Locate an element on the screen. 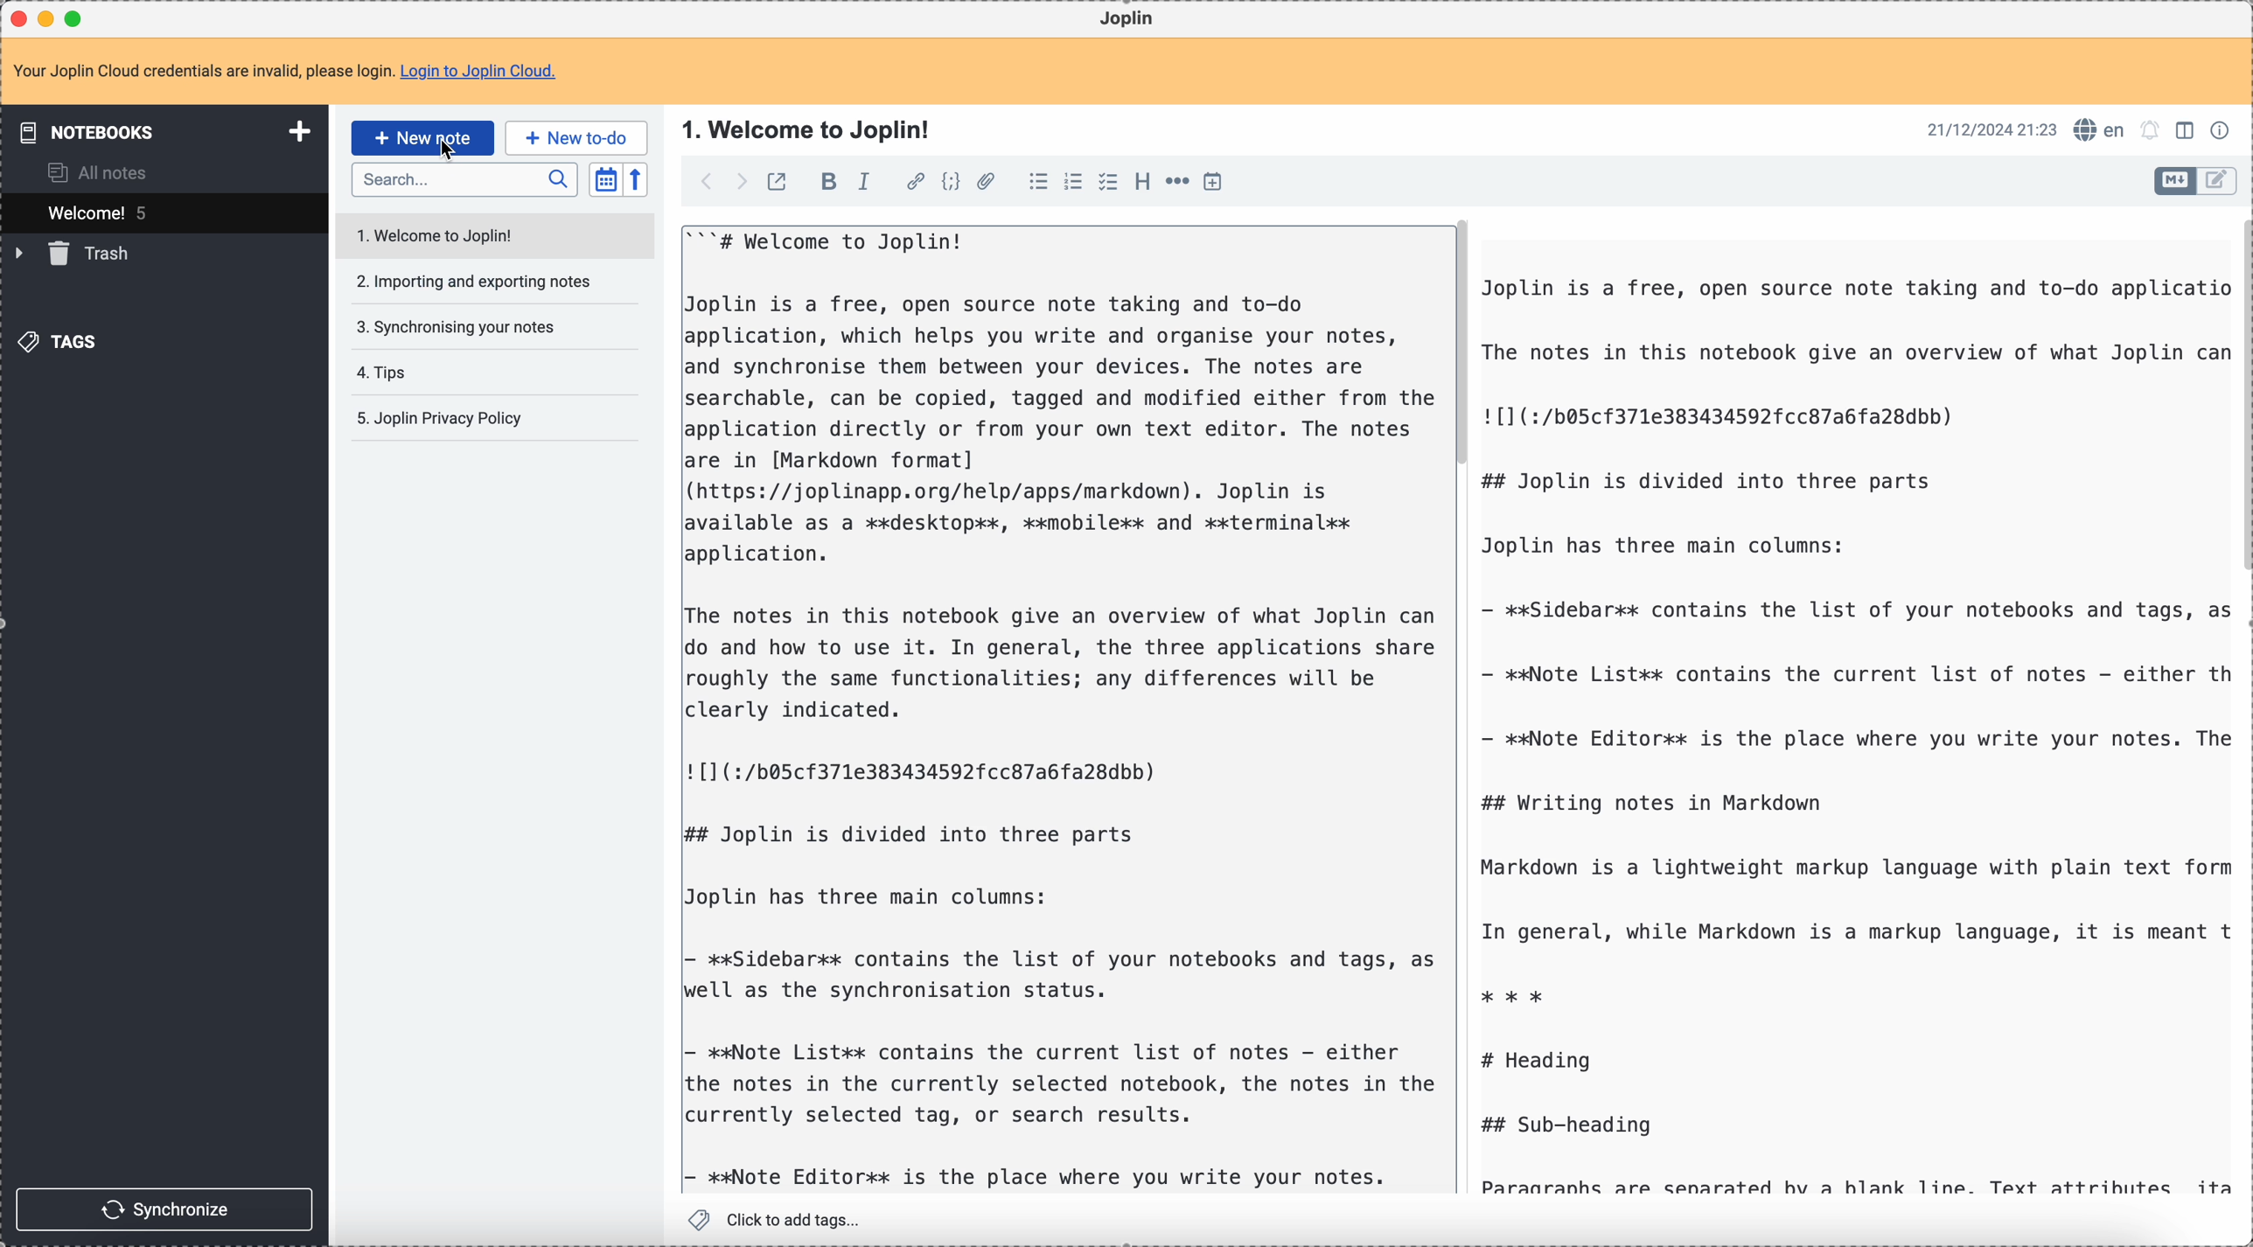 Image resolution: width=2253 pixels, height=1247 pixels. bulleted list is located at coordinates (1036, 182).